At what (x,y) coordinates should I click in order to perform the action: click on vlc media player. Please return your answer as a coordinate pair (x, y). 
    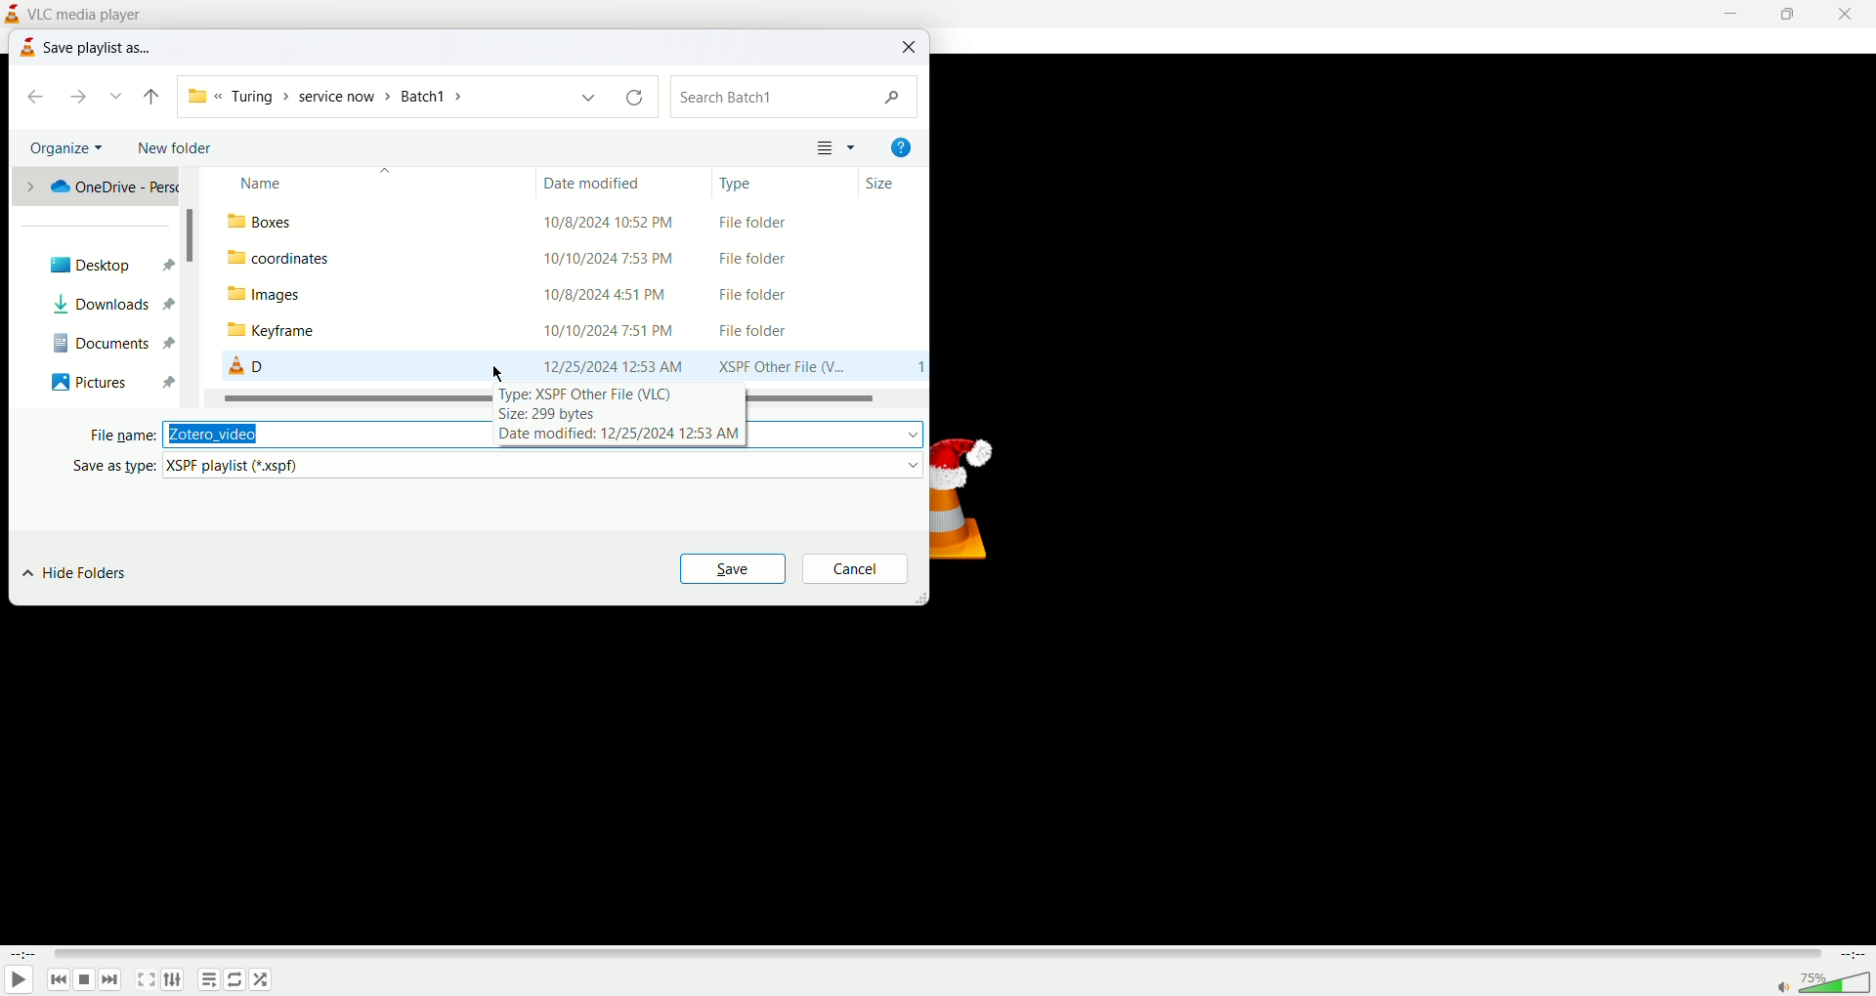
    Looking at the image, I should click on (90, 13).